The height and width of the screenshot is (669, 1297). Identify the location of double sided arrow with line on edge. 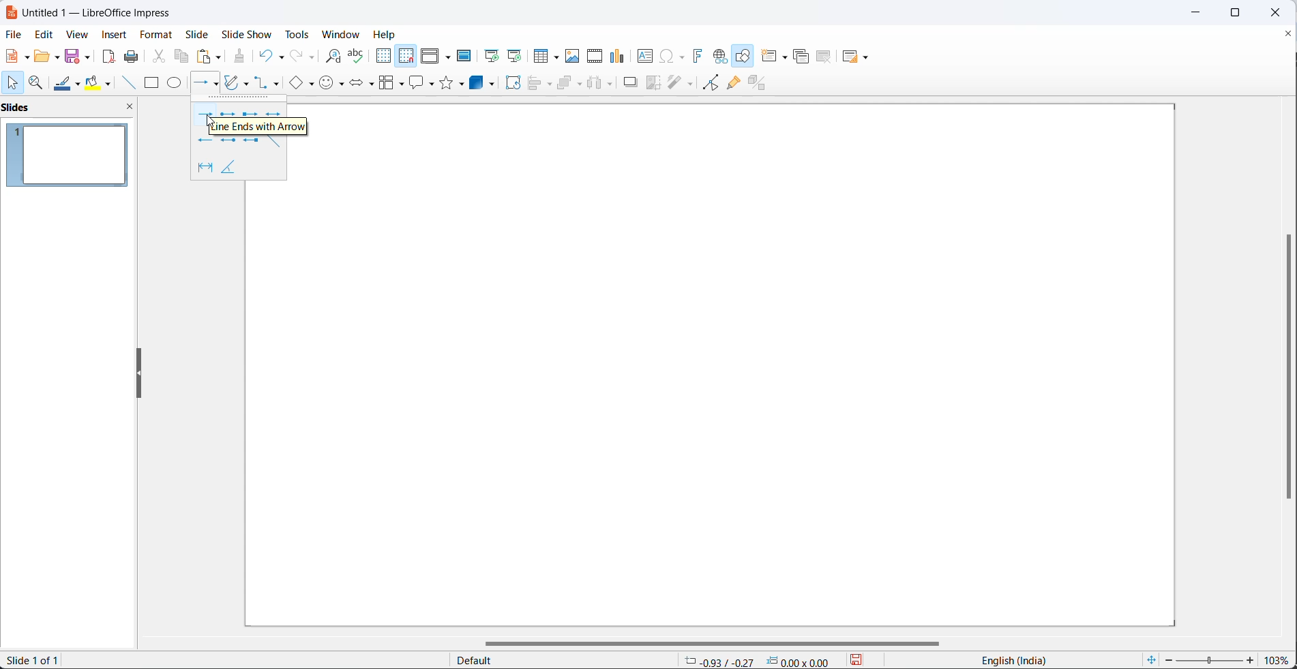
(198, 168).